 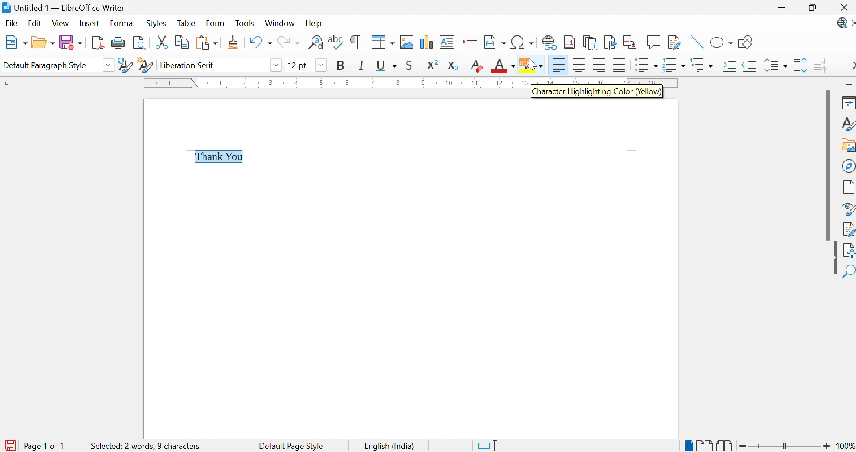 What do you see at coordinates (494, 42) in the screenshot?
I see `Insert Field` at bounding box center [494, 42].